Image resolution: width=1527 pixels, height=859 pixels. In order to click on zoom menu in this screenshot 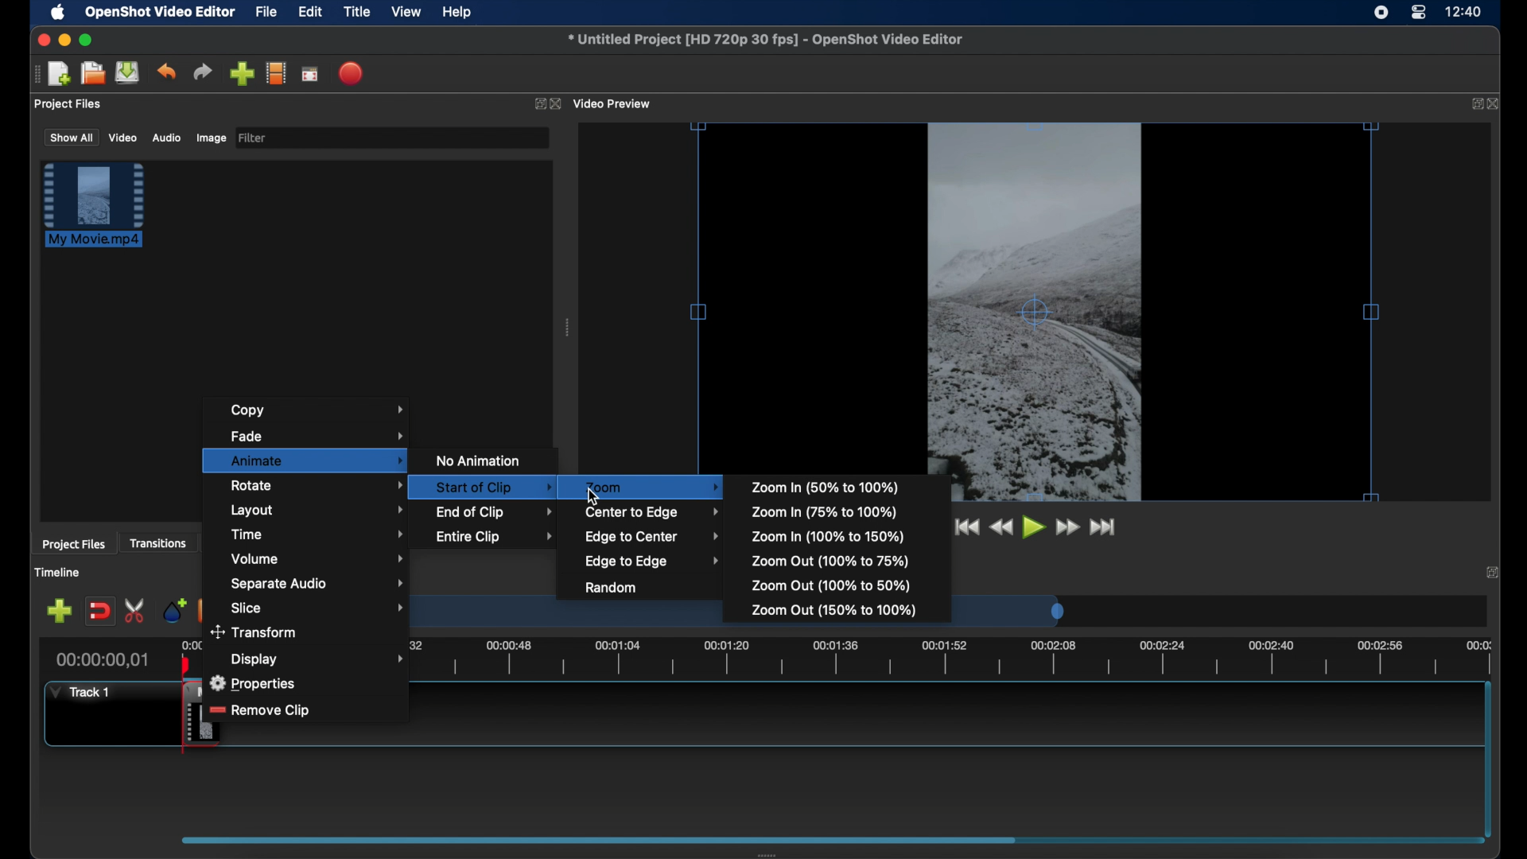, I will do `click(652, 487)`.